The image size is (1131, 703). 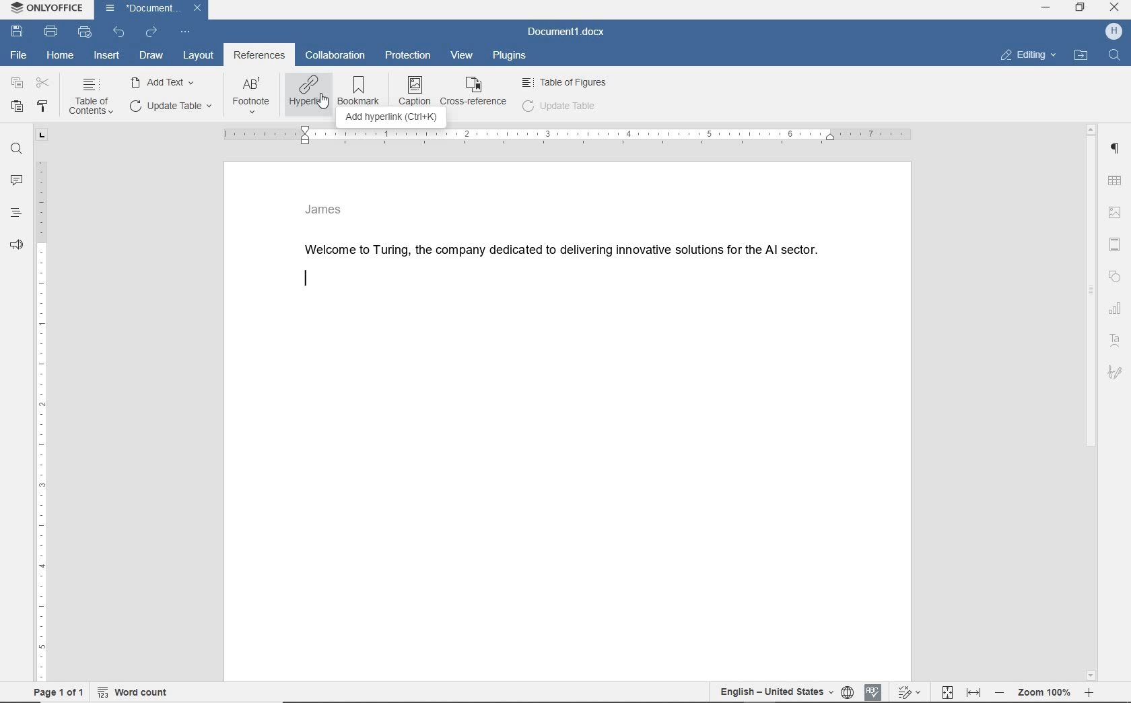 I want to click on Minimize, so click(x=1048, y=11).